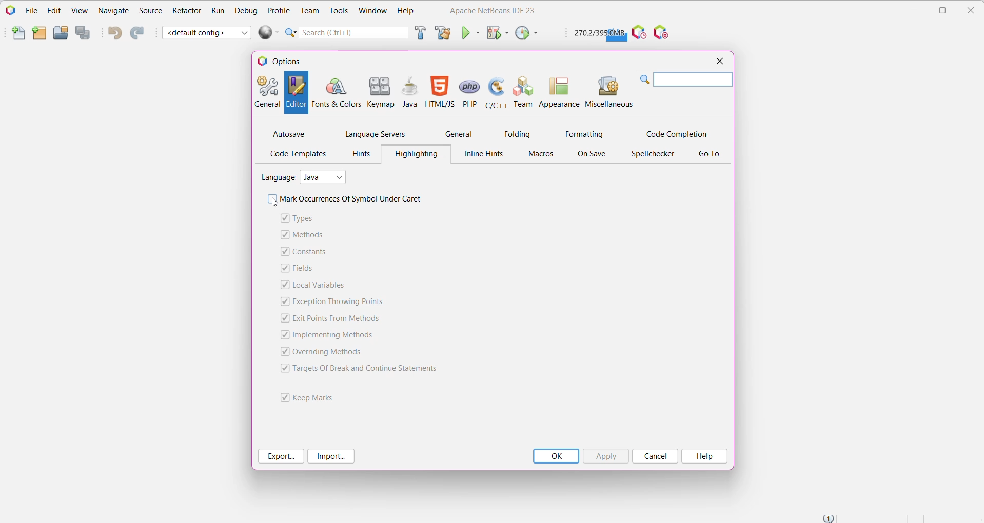 This screenshot has height=523, width=984. What do you see at coordinates (272, 204) in the screenshot?
I see `cursor` at bounding box center [272, 204].